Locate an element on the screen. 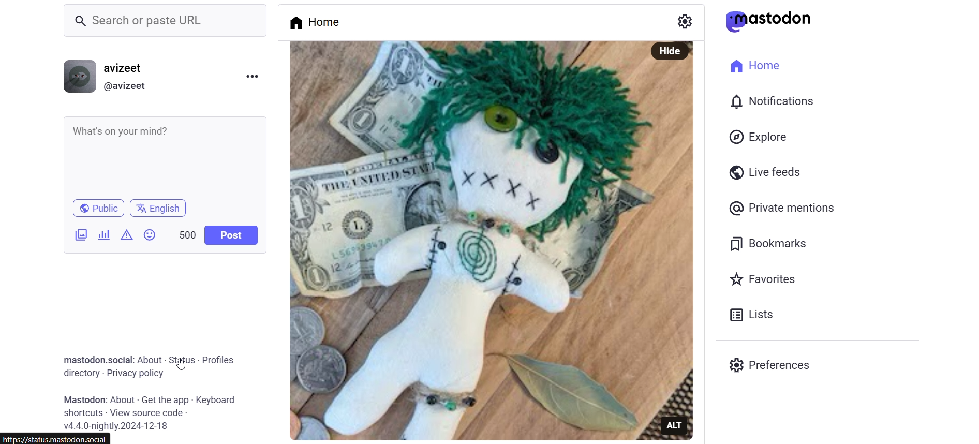 The height and width of the screenshot is (444, 979). keyboard is located at coordinates (221, 399).